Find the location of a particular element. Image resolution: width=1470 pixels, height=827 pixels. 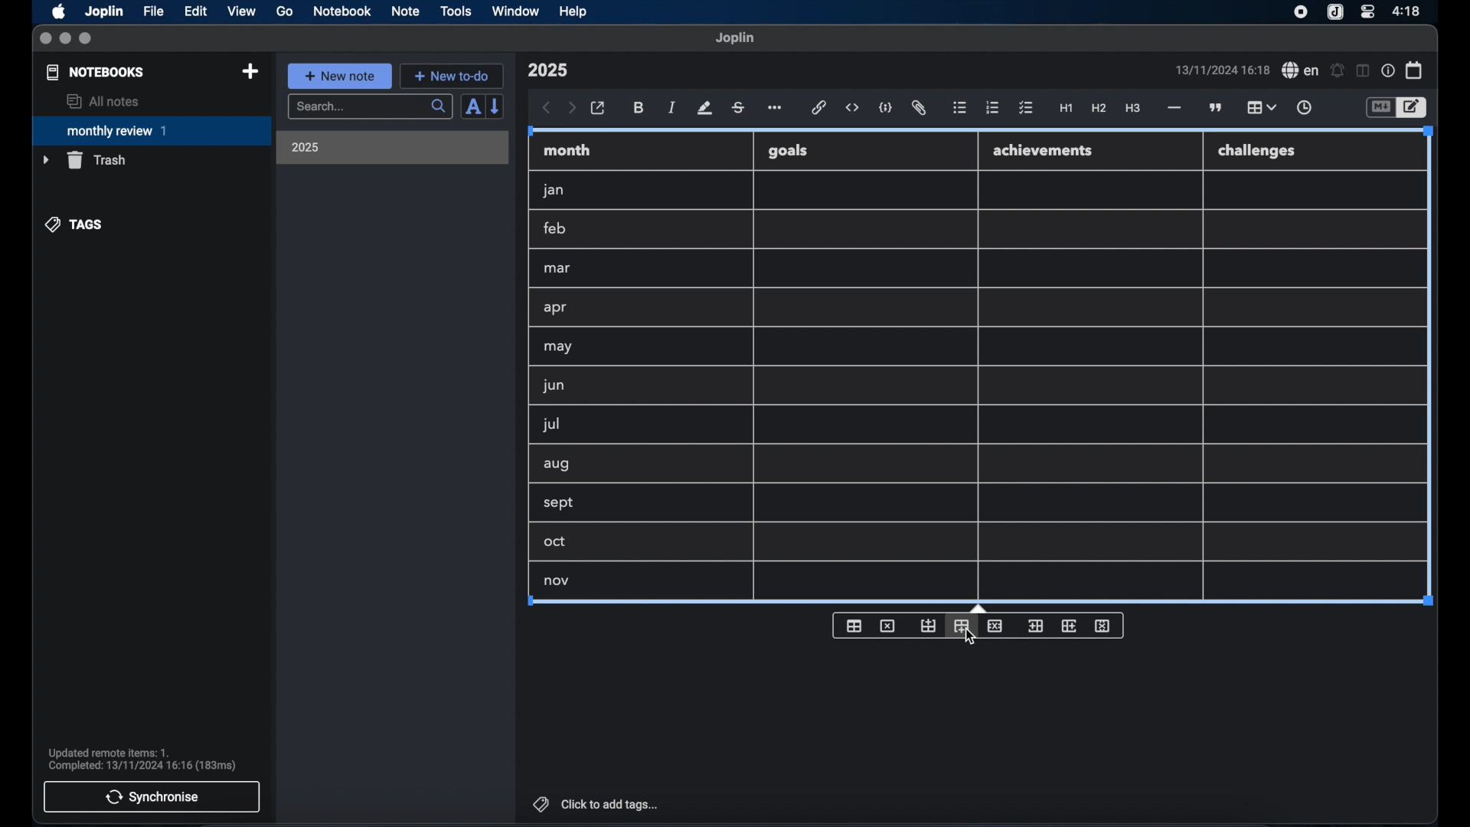

trash is located at coordinates (84, 160).